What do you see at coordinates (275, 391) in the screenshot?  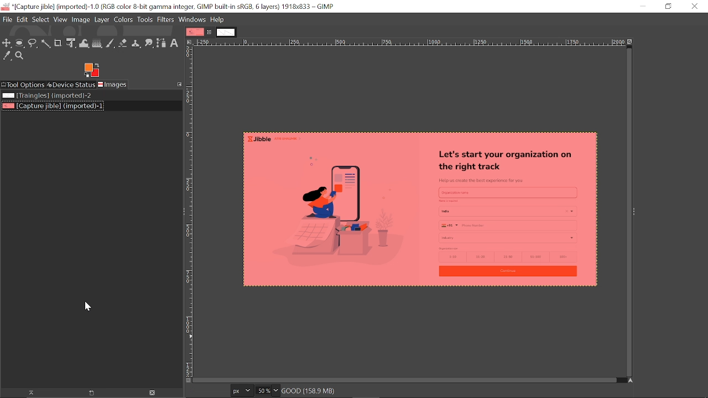 I see `Zoom options` at bounding box center [275, 391].